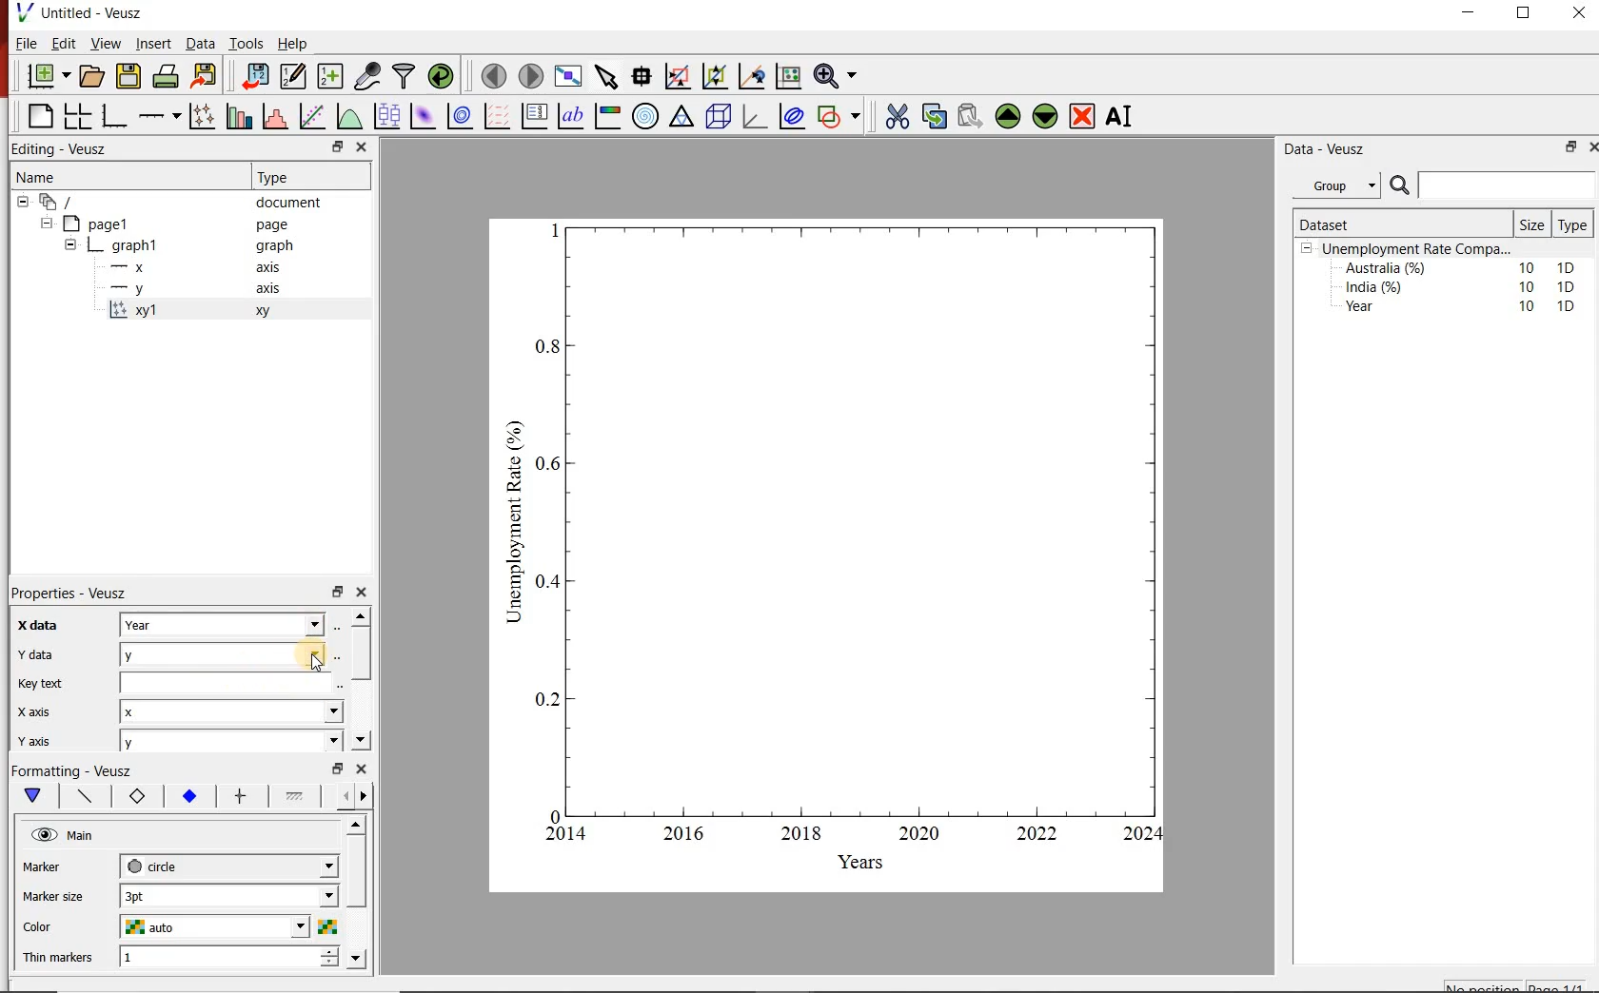 Image resolution: width=1599 pixels, height=993 pixels. I want to click on maximise, so click(1526, 17).